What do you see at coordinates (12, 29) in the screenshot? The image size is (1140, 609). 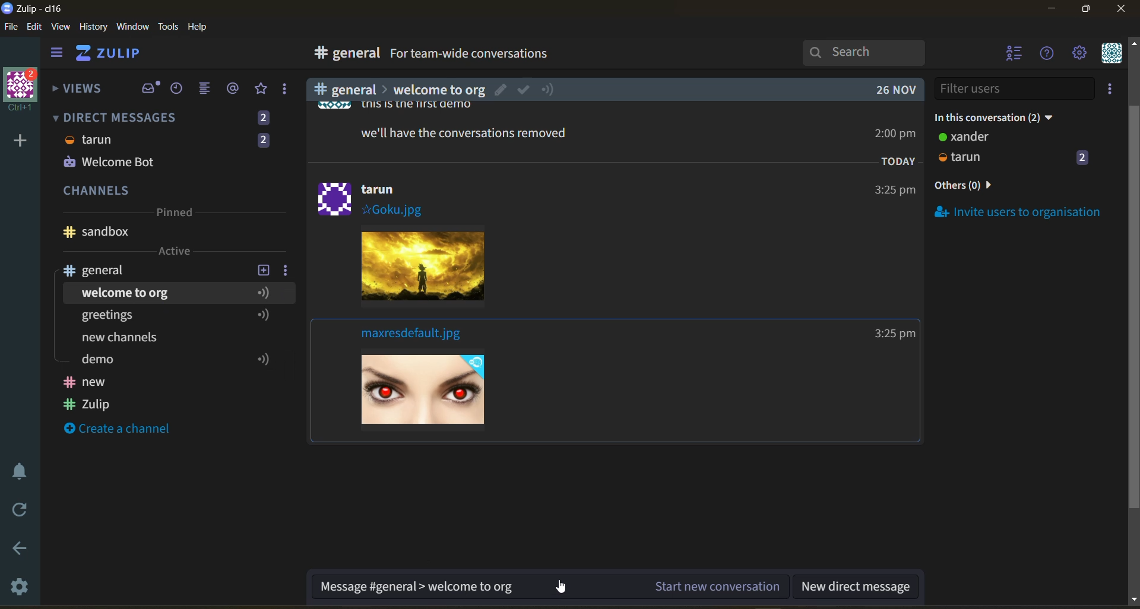 I see `file` at bounding box center [12, 29].